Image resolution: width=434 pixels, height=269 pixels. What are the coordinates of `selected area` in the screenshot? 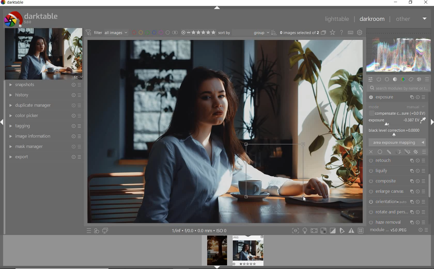 It's located at (275, 172).